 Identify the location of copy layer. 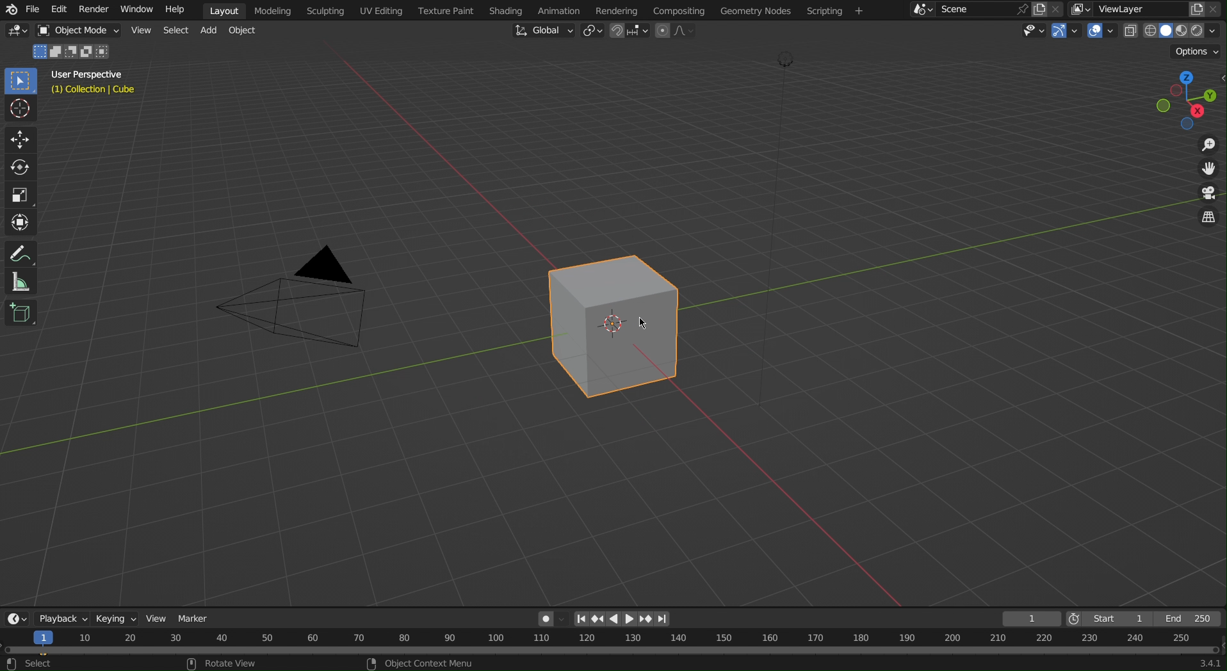
(1192, 8).